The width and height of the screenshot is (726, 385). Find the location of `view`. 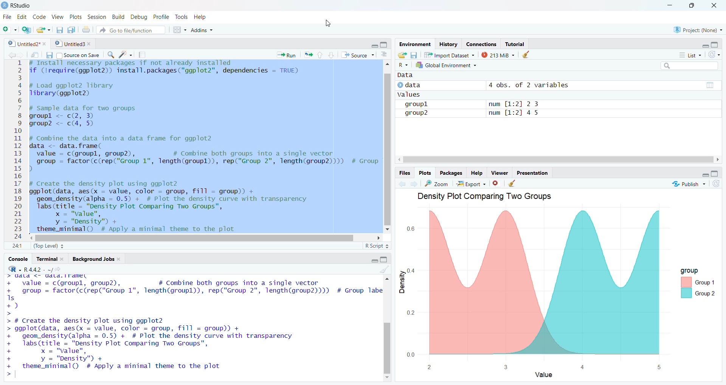

view is located at coordinates (57, 17).